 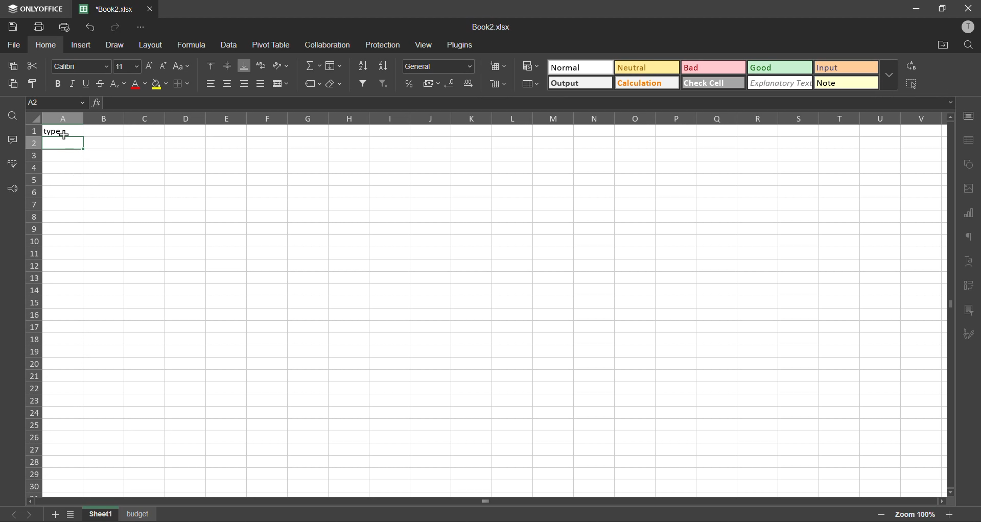 I want to click on print, so click(x=39, y=27).